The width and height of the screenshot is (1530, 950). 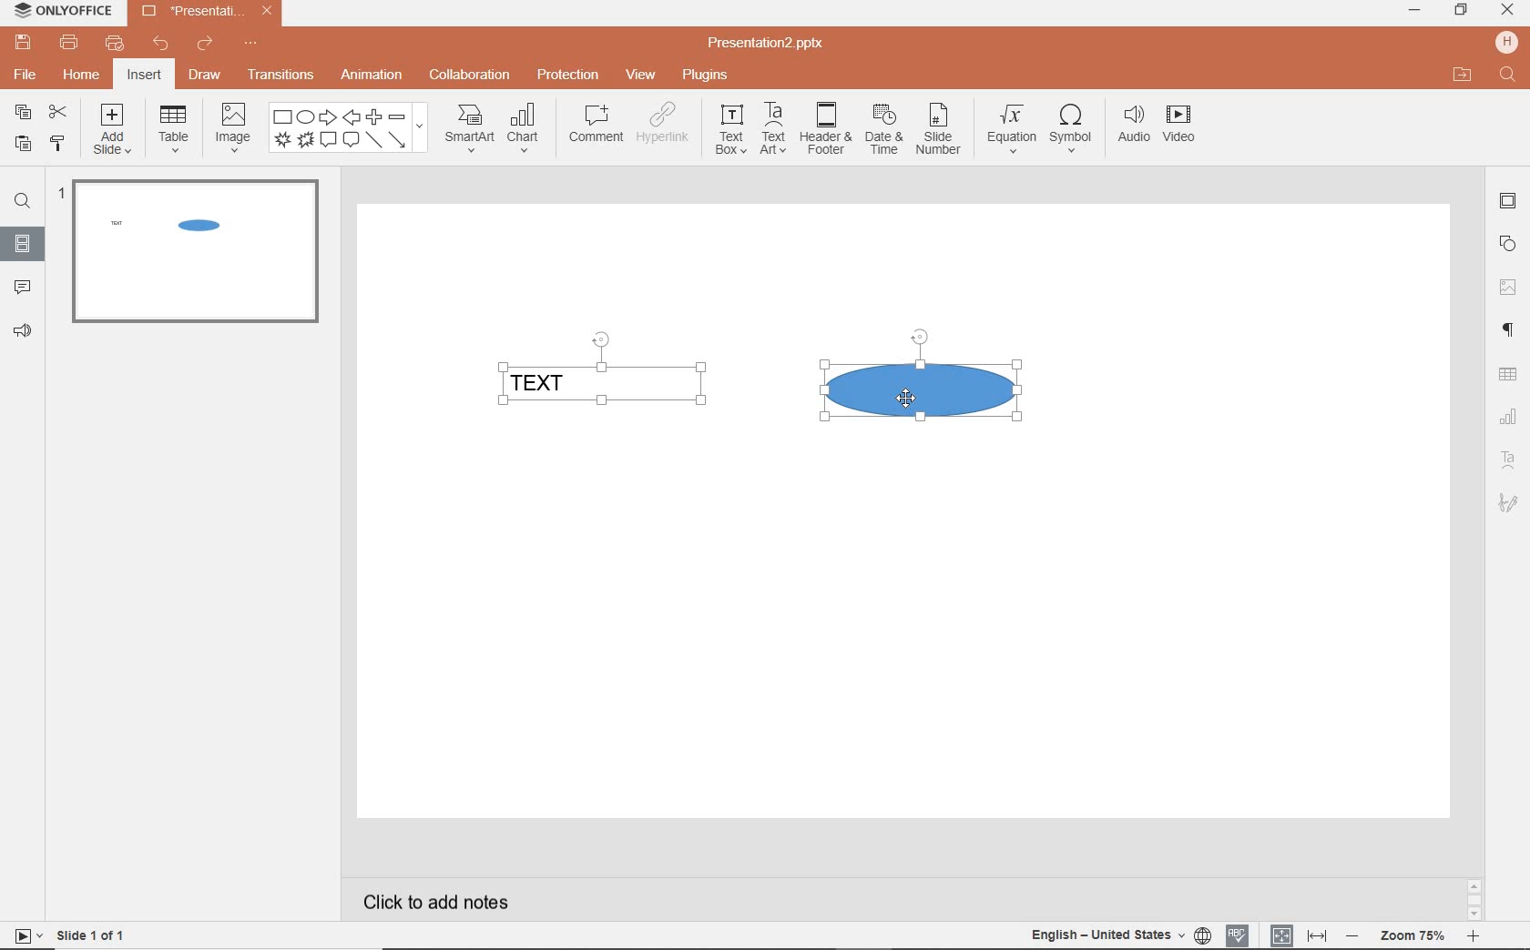 I want to click on FIT TO SLIDE / FIT TO WIDTH, so click(x=1300, y=934).